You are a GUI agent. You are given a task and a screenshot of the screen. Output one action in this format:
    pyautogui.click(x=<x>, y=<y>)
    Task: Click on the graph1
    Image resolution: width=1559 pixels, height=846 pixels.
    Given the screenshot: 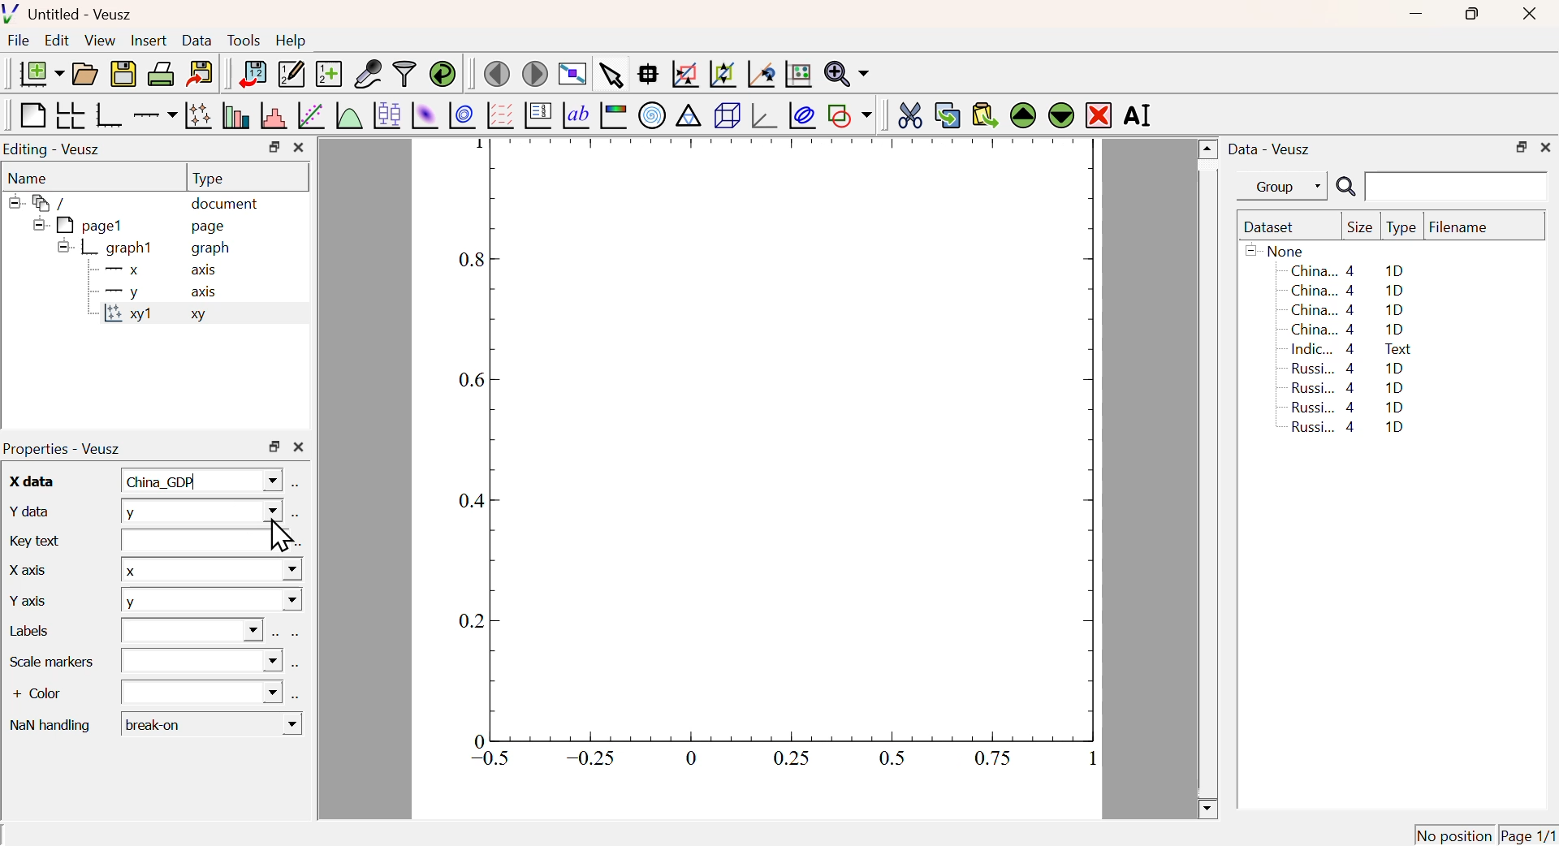 What is the action you would take?
    pyautogui.click(x=107, y=247)
    